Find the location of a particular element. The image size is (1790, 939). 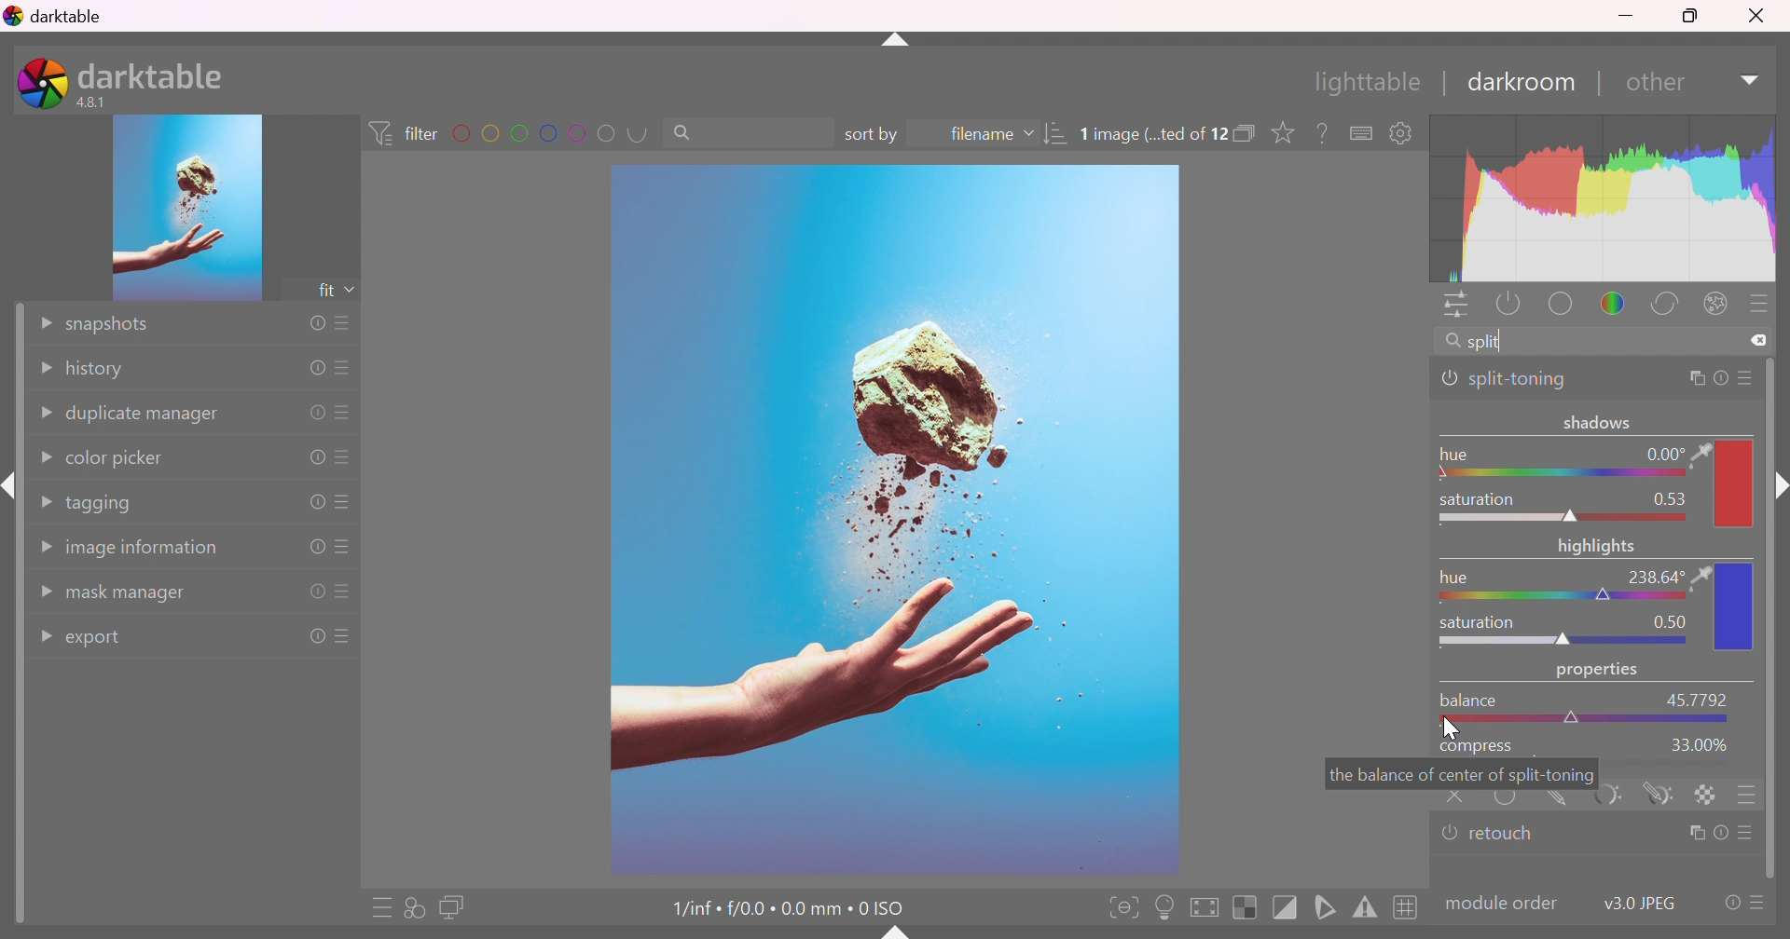

compress is located at coordinates (1480, 748).